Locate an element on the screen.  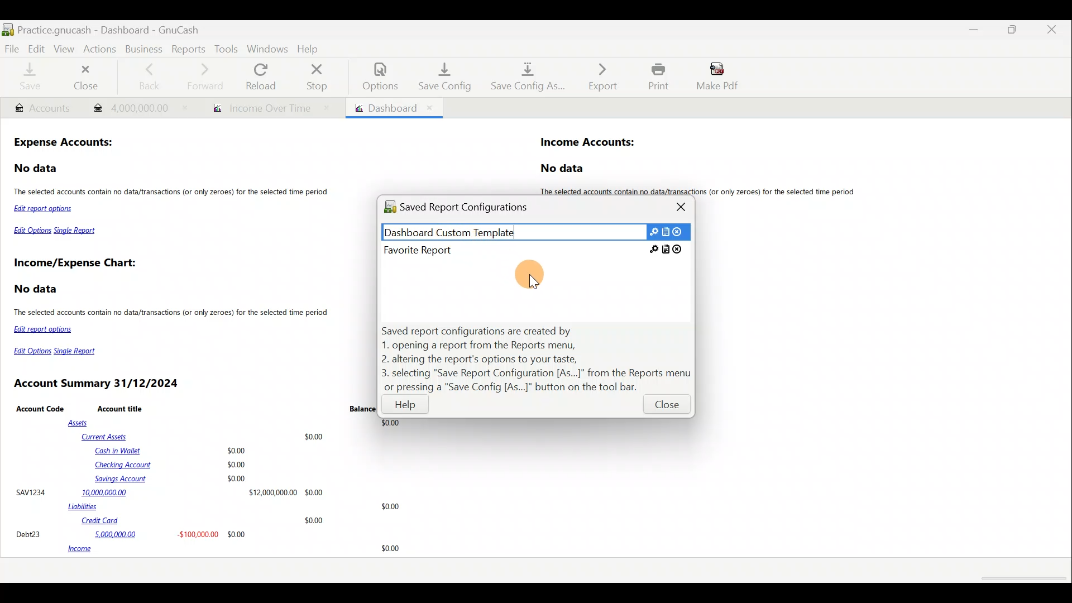
Minimise is located at coordinates (977, 30).